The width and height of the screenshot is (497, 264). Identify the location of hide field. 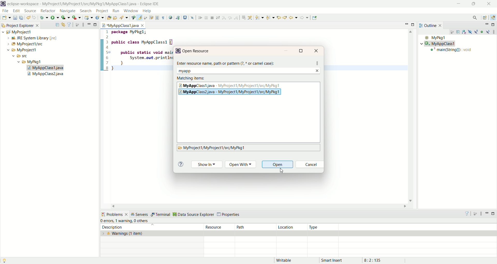
(469, 32).